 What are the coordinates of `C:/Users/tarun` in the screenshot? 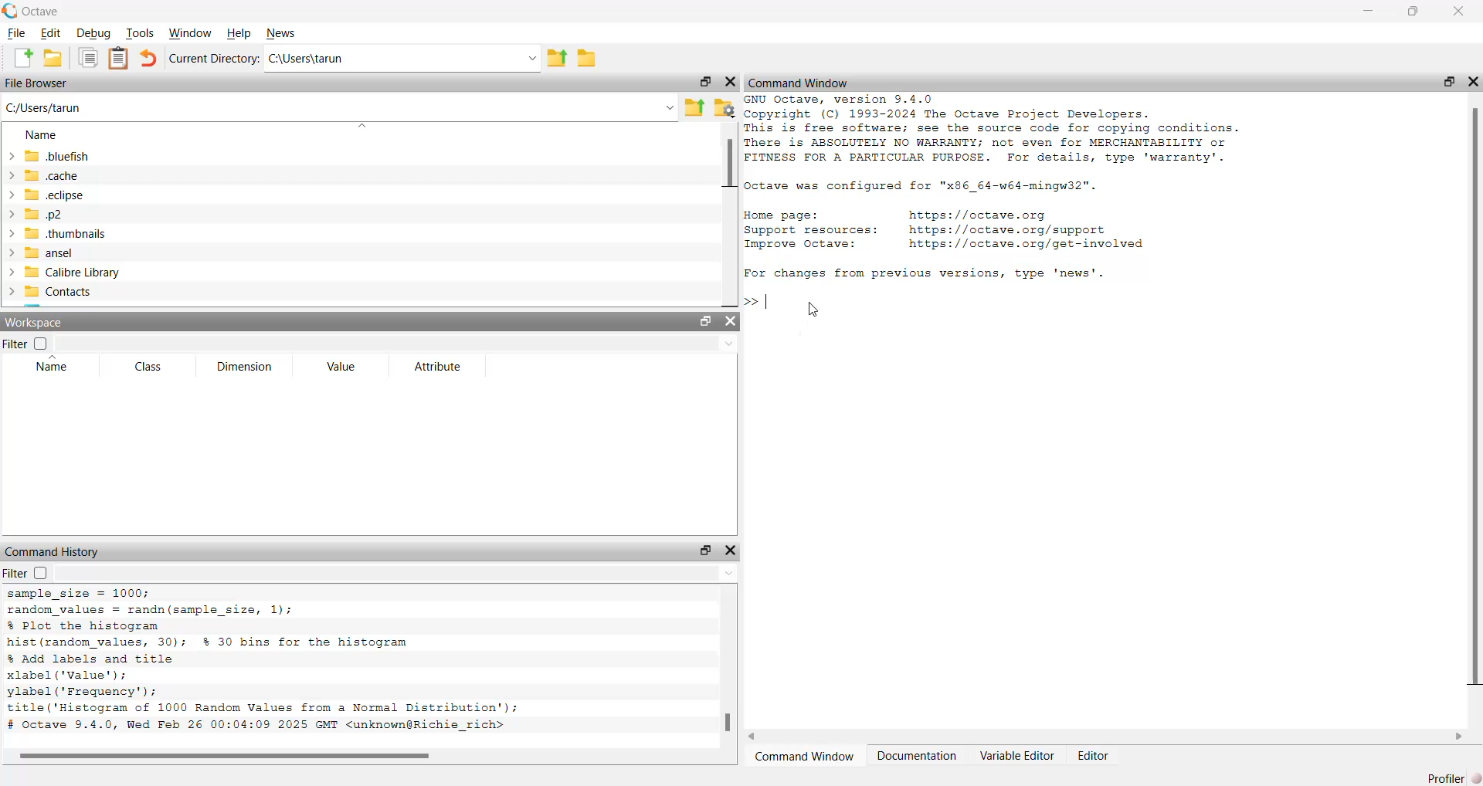 It's located at (44, 109).